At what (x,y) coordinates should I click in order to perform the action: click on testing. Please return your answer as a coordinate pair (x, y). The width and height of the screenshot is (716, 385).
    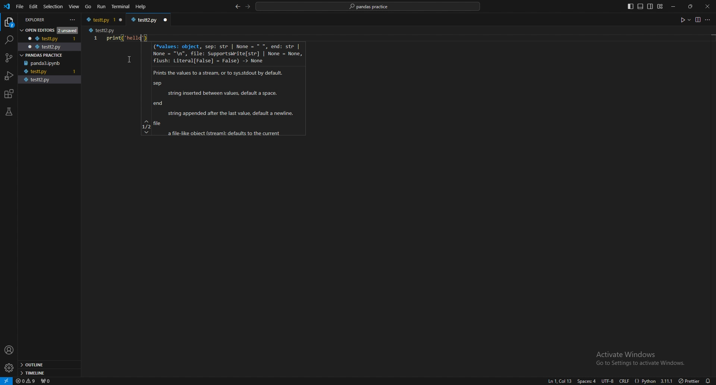
    Looking at the image, I should click on (9, 112).